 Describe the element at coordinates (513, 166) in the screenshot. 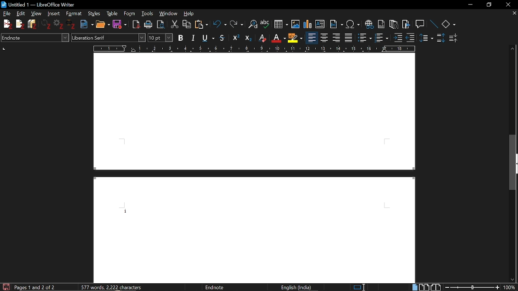

I see `Vertical scrollbar` at that location.